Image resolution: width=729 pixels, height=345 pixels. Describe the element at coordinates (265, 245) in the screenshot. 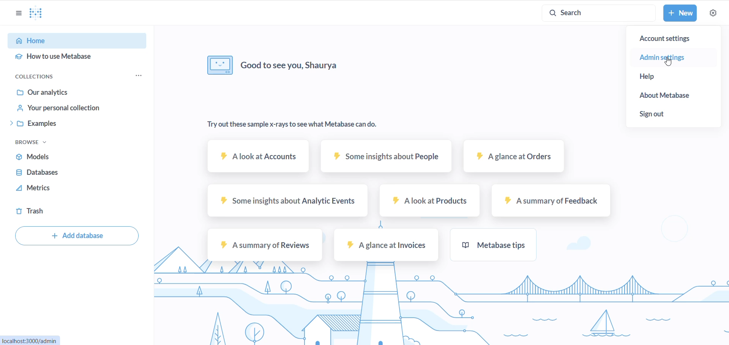

I see `A summary of Reviews sample` at that location.